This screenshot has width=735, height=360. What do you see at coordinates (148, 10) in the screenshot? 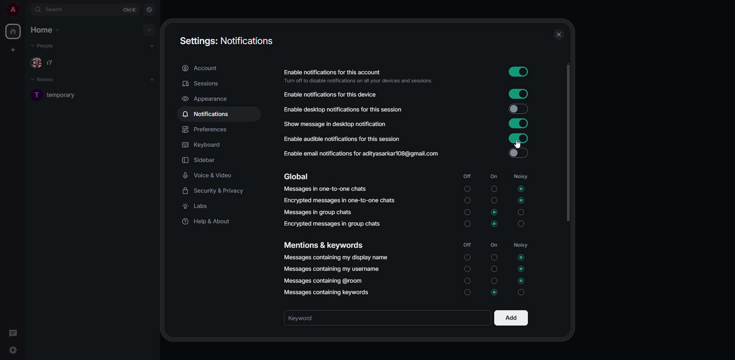
I see `navigator` at bounding box center [148, 10].